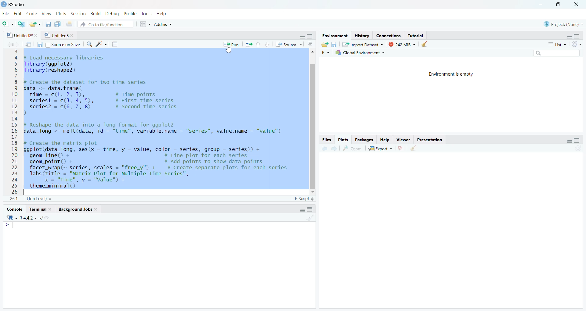 The image size is (586, 311). I want to click on File, so click(6, 14).